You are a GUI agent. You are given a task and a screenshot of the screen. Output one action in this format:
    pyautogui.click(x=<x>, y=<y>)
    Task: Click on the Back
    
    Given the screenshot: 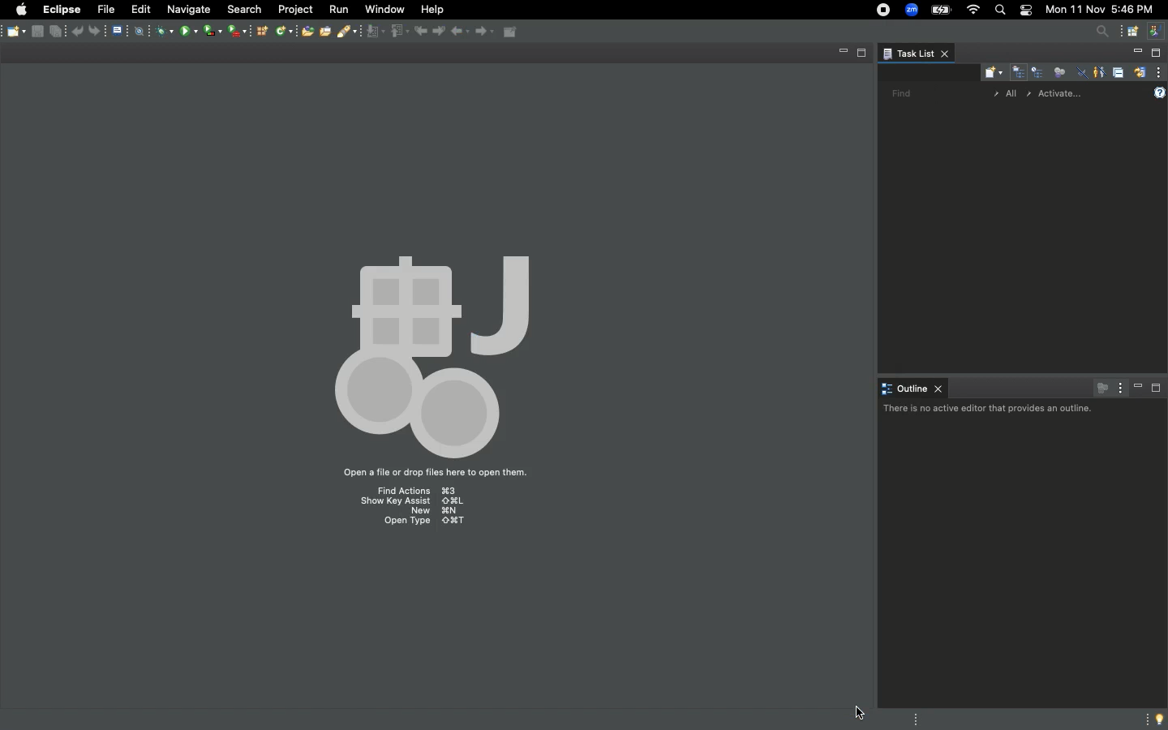 What is the action you would take?
    pyautogui.click(x=78, y=32)
    